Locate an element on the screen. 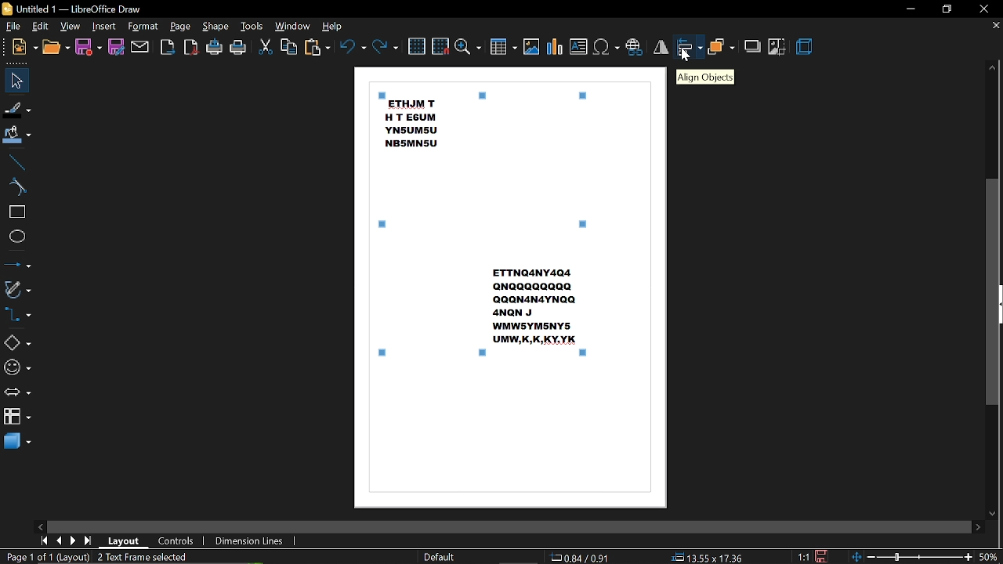 The height and width of the screenshot is (564, 1003). dimension lines is located at coordinates (249, 540).